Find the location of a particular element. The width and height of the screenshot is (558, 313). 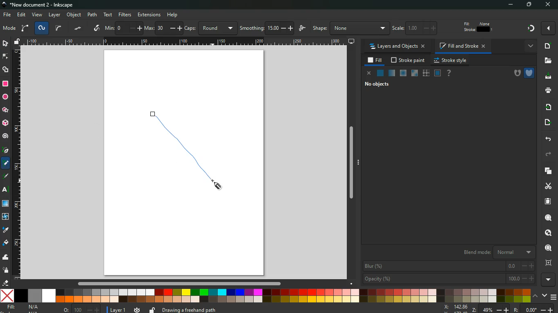

min is located at coordinates (123, 28).